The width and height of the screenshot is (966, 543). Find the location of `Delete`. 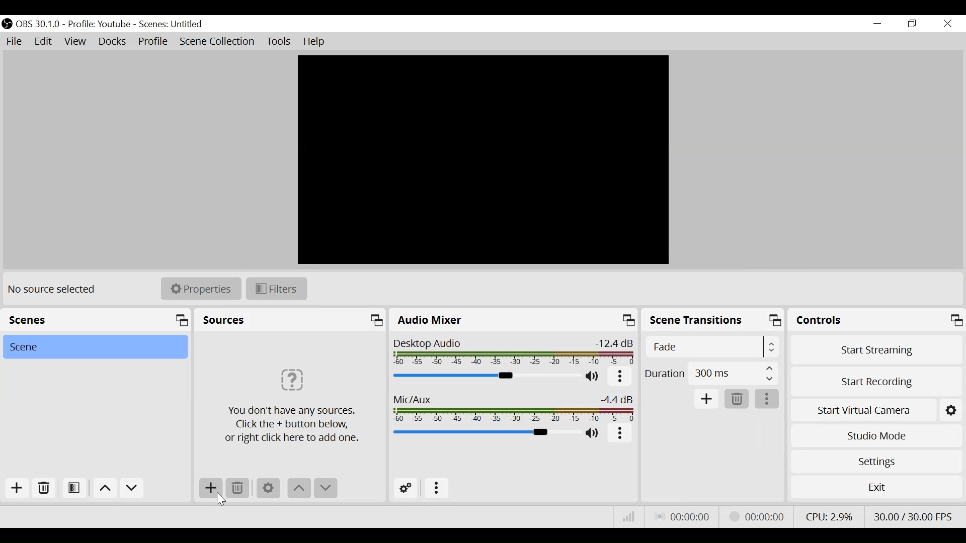

Delete is located at coordinates (735, 399).